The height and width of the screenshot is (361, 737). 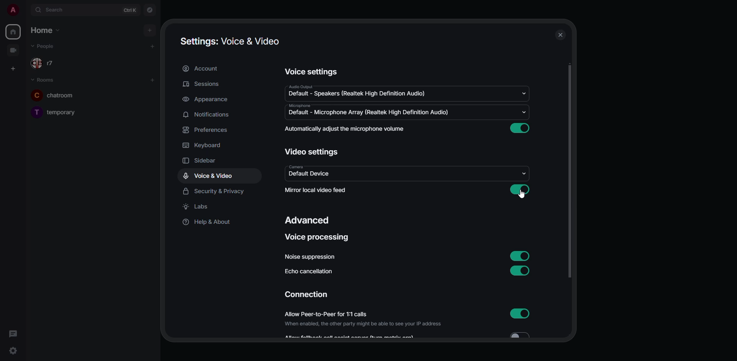 What do you see at coordinates (58, 112) in the screenshot?
I see `temporary` at bounding box center [58, 112].